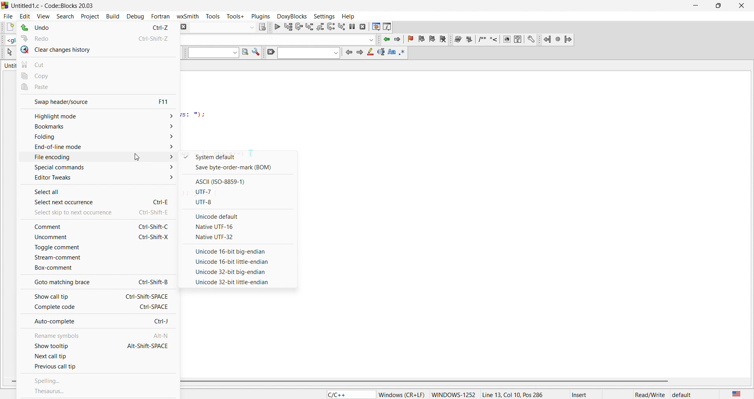  What do you see at coordinates (97, 88) in the screenshot?
I see `paste` at bounding box center [97, 88].